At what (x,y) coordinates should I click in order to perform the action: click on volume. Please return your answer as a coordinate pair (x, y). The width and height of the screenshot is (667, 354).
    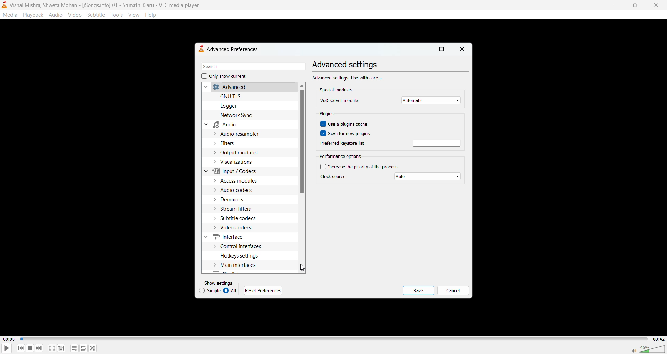
    Looking at the image, I should click on (648, 348).